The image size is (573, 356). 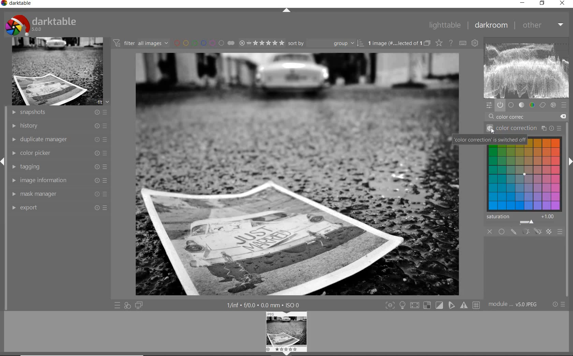 I want to click on darktable, so click(x=42, y=25).